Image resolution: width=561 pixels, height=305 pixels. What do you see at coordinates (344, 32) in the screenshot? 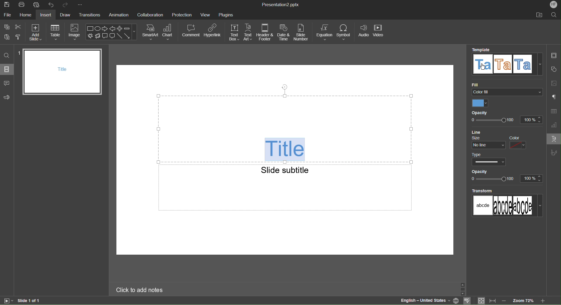
I see `Symbol` at bounding box center [344, 32].